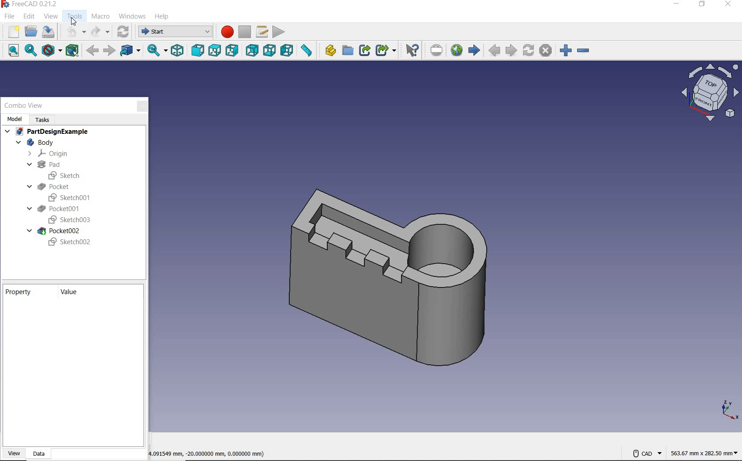  What do you see at coordinates (94, 51) in the screenshot?
I see `Back` at bounding box center [94, 51].